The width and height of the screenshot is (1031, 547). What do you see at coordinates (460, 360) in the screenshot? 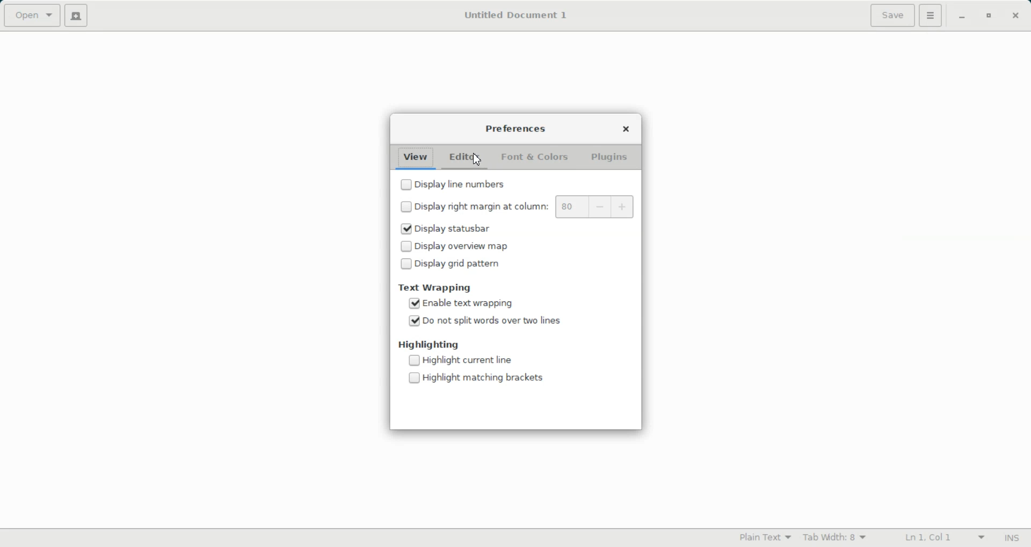
I see `Disable Highlight current line` at bounding box center [460, 360].